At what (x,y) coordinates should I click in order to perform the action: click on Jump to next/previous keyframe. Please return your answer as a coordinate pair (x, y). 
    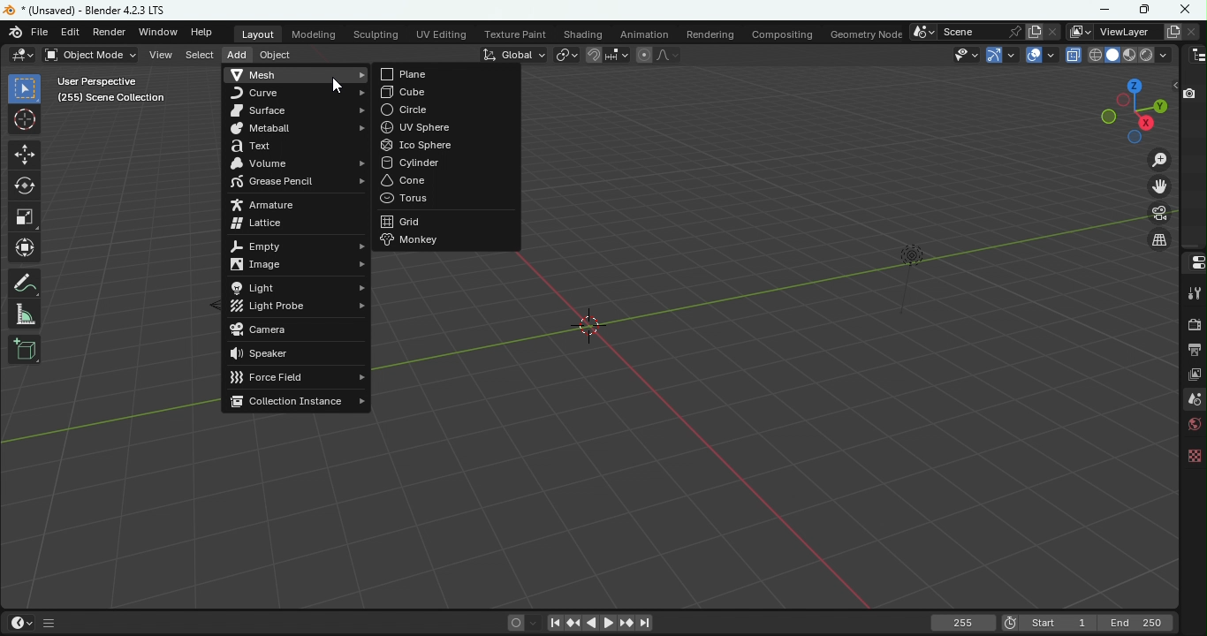
    Looking at the image, I should click on (623, 623).